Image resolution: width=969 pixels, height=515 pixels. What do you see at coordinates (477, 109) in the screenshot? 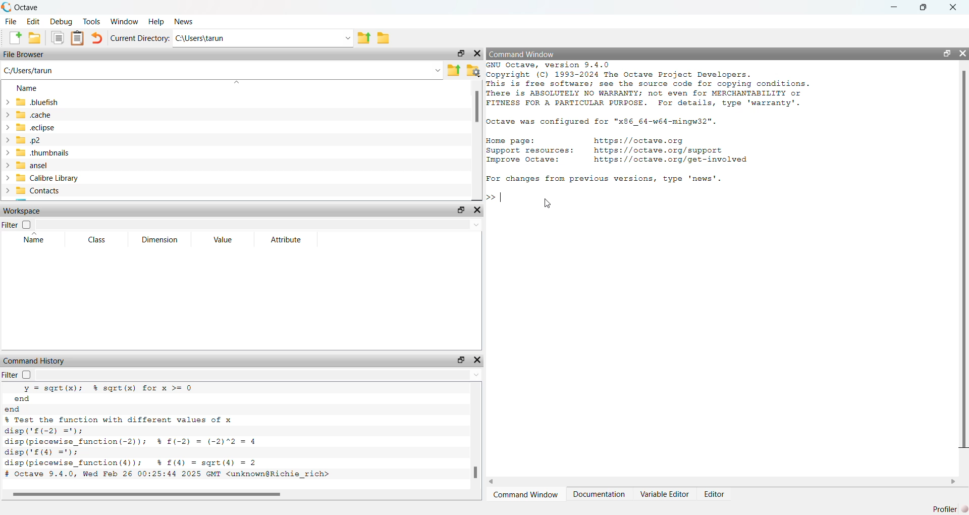
I see `Scrollbar` at bounding box center [477, 109].